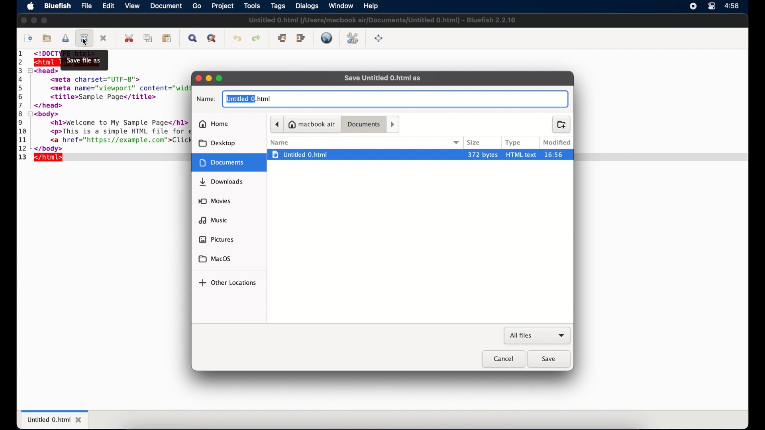 This screenshot has width=765, height=430. Describe the element at coordinates (555, 143) in the screenshot. I see `modified` at that location.